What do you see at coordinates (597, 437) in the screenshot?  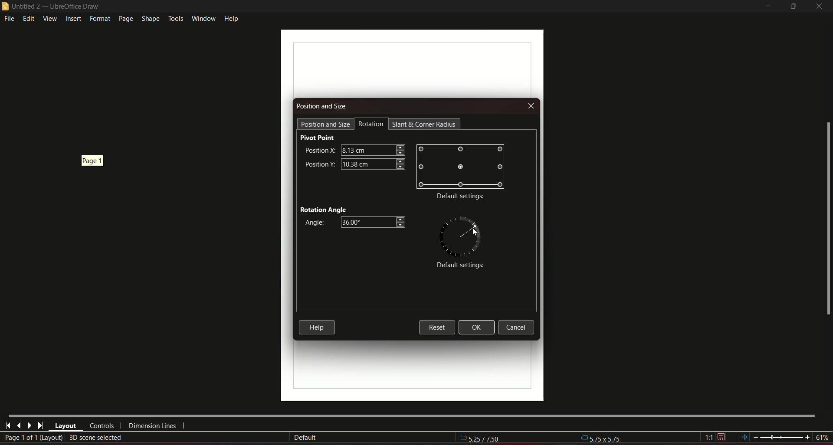 I see `5.75x5.75` at bounding box center [597, 437].